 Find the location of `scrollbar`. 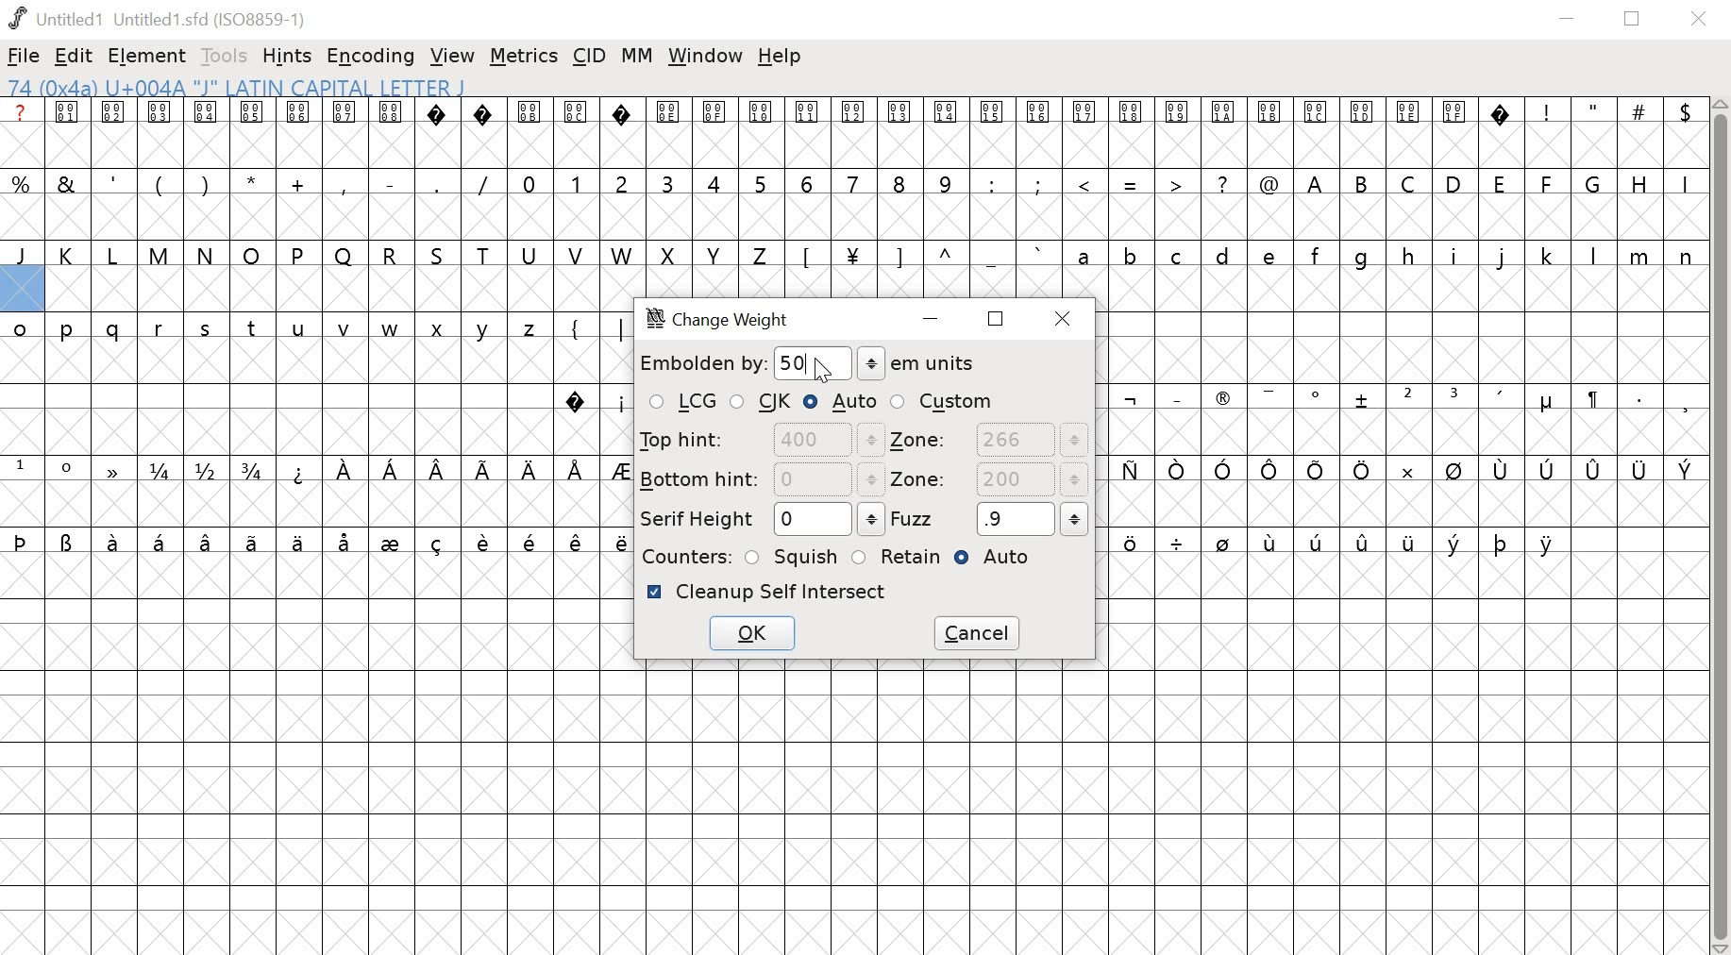

scrollbar is located at coordinates (1721, 527).